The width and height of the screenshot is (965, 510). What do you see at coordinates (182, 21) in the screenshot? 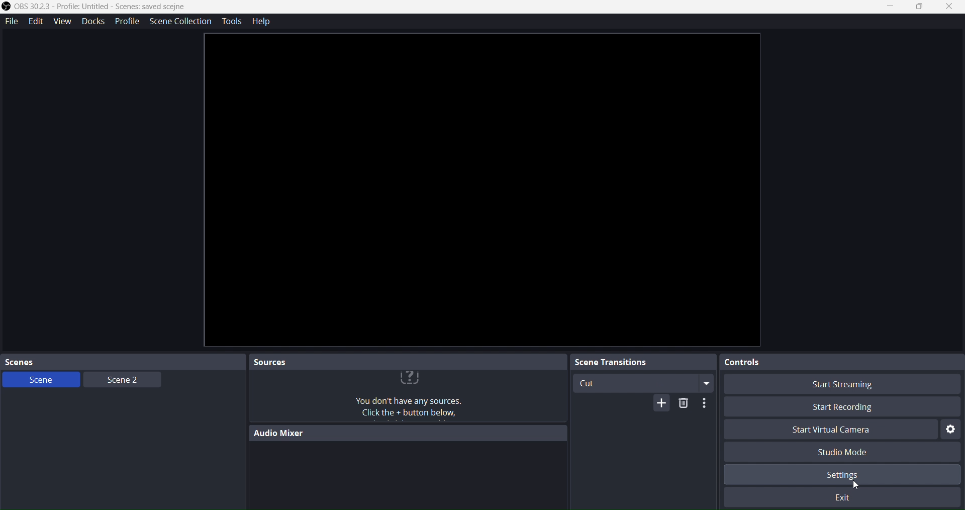
I see `SceneCollection` at bounding box center [182, 21].